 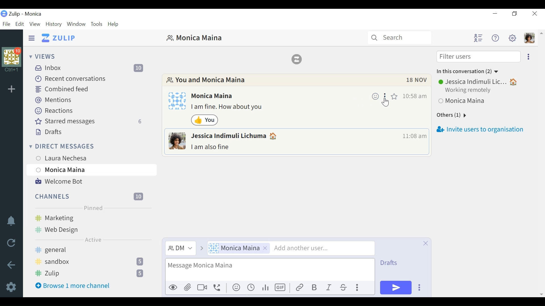 I want to click on Jessica Indimuli Lic..., so click(x=478, y=82).